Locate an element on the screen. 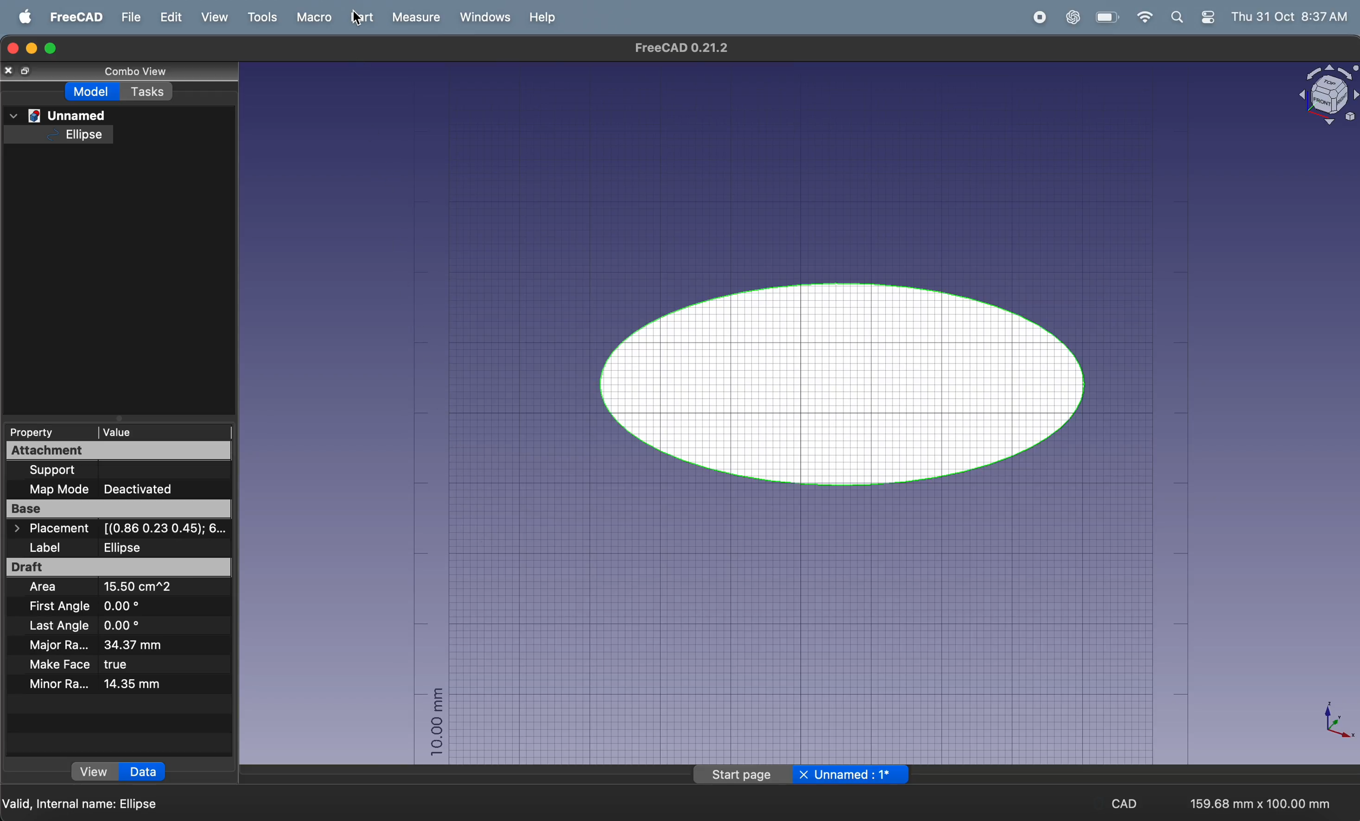  Map mode is located at coordinates (60, 491).